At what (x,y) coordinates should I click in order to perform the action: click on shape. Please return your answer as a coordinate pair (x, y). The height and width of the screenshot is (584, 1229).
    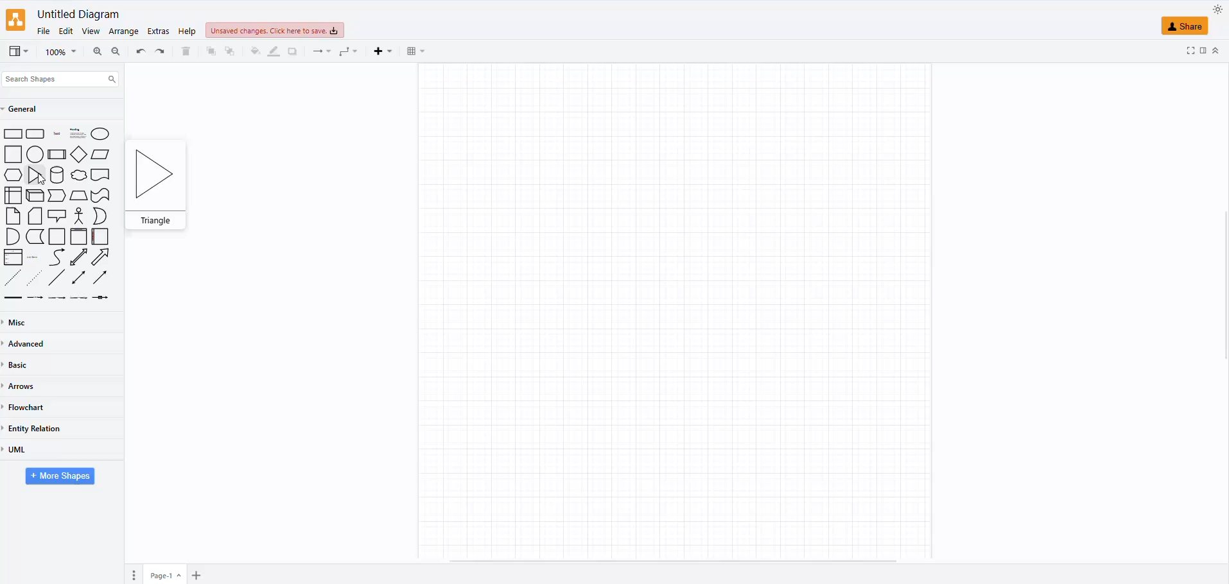
    Looking at the image, I should click on (1184, 26).